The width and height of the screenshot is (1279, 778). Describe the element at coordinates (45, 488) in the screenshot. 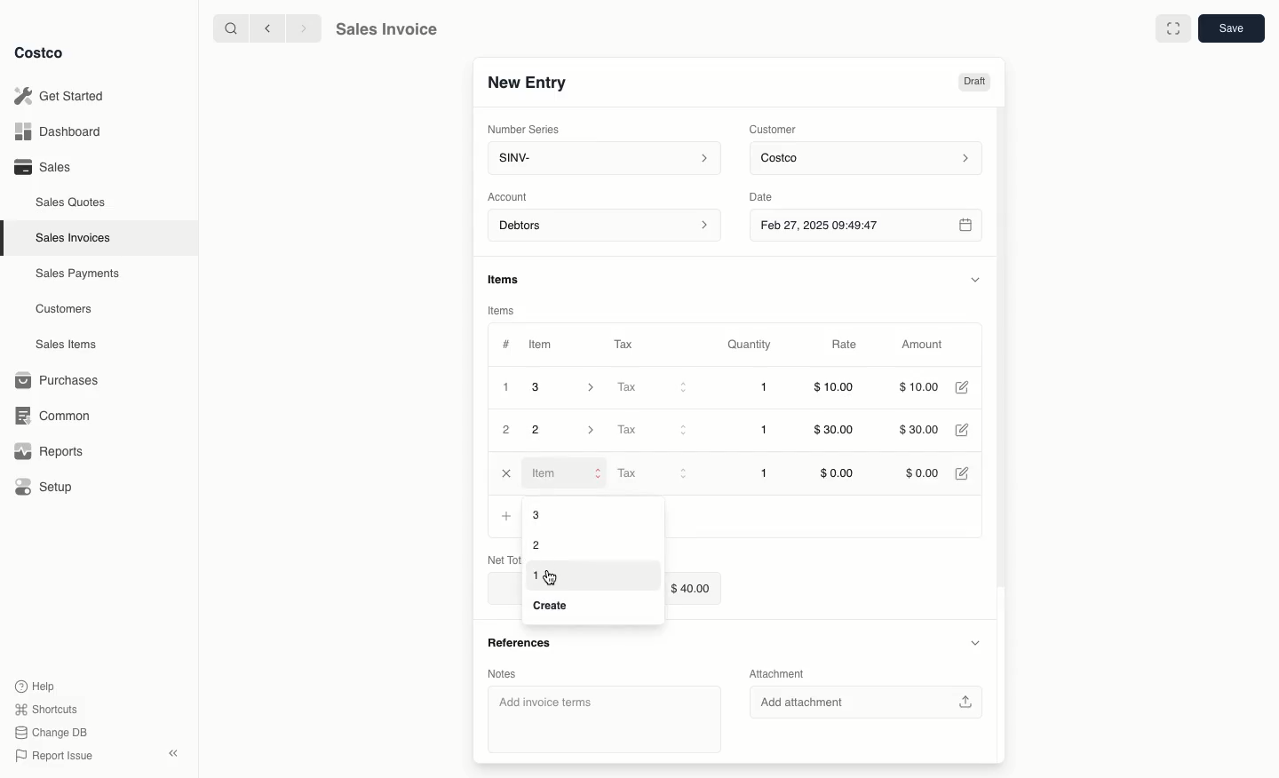

I see `Setup` at that location.